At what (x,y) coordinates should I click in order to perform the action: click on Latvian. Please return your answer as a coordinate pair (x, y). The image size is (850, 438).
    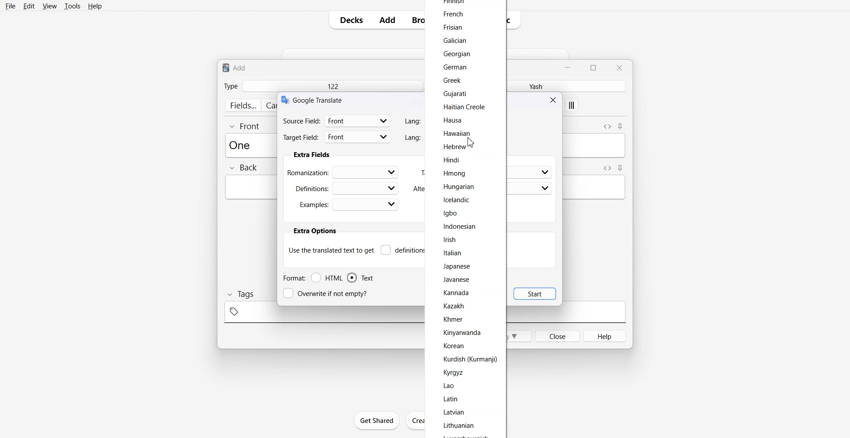
    Looking at the image, I should click on (456, 412).